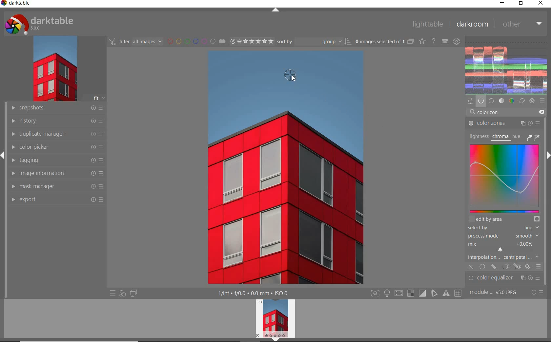 The image size is (551, 342). What do you see at coordinates (504, 219) in the screenshot?
I see `EDIT BY AREA` at bounding box center [504, 219].